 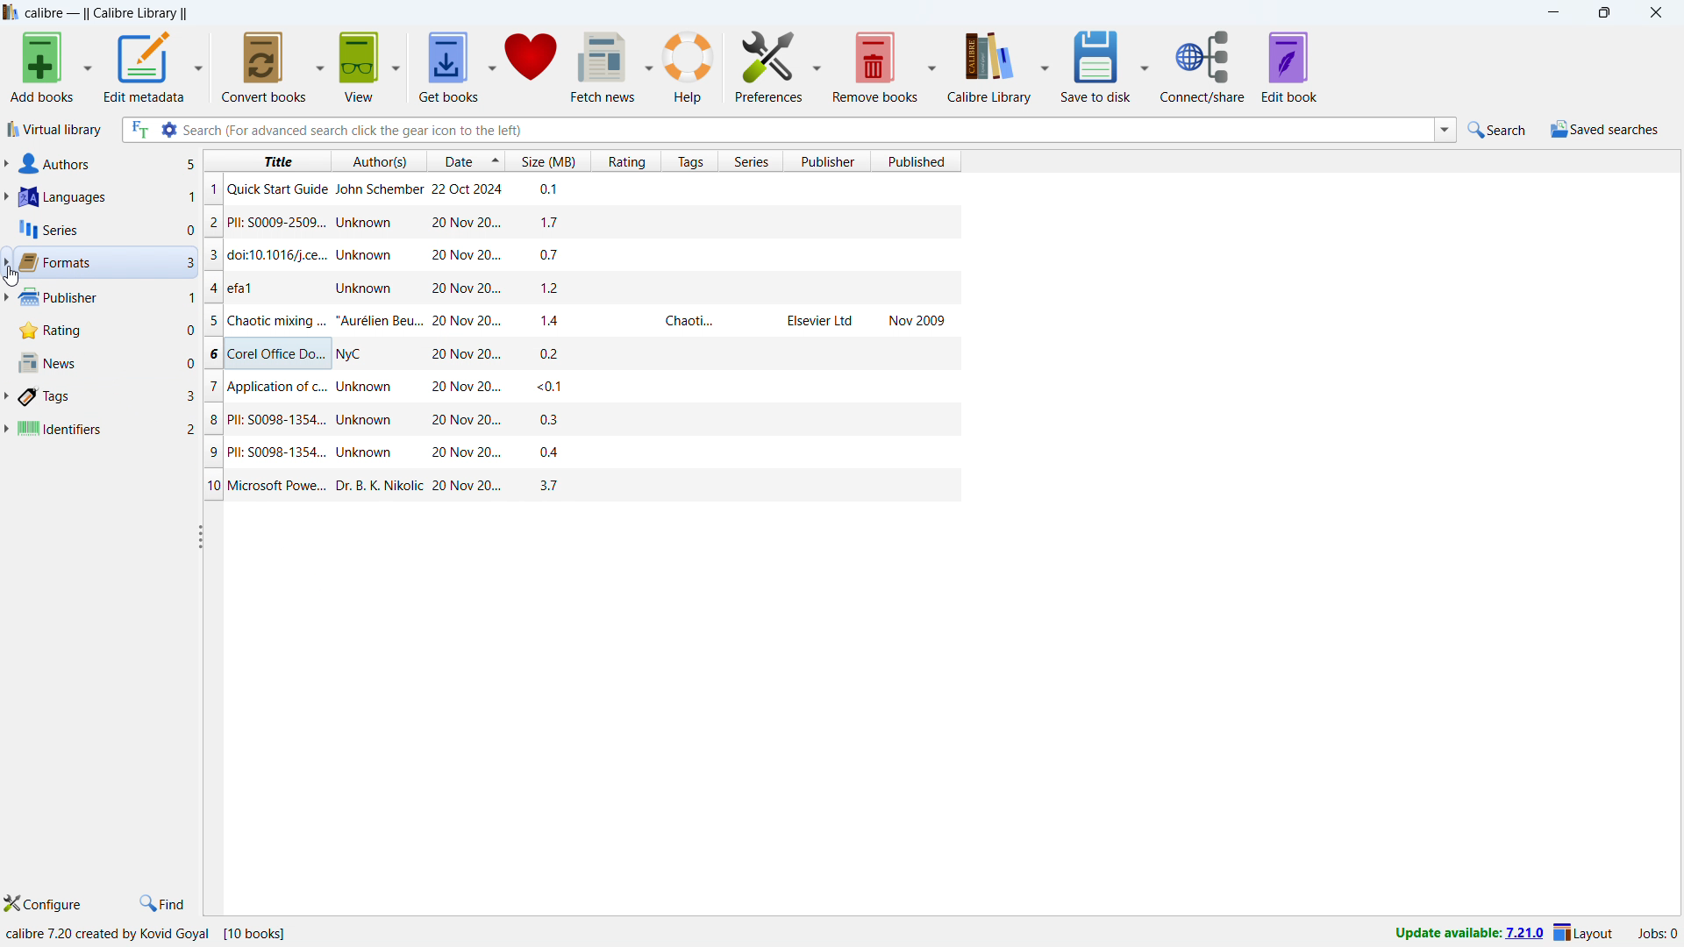 I want to click on identifiers, so click(x=105, y=428).